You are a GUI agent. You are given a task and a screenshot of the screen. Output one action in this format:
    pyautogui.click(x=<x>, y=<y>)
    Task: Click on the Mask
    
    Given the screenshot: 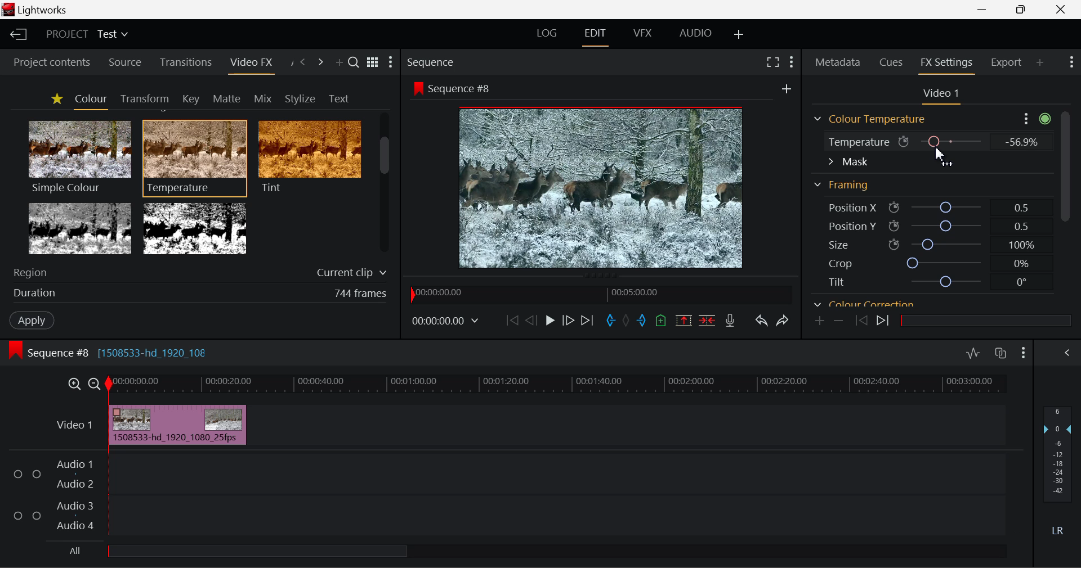 What is the action you would take?
    pyautogui.click(x=848, y=163)
    